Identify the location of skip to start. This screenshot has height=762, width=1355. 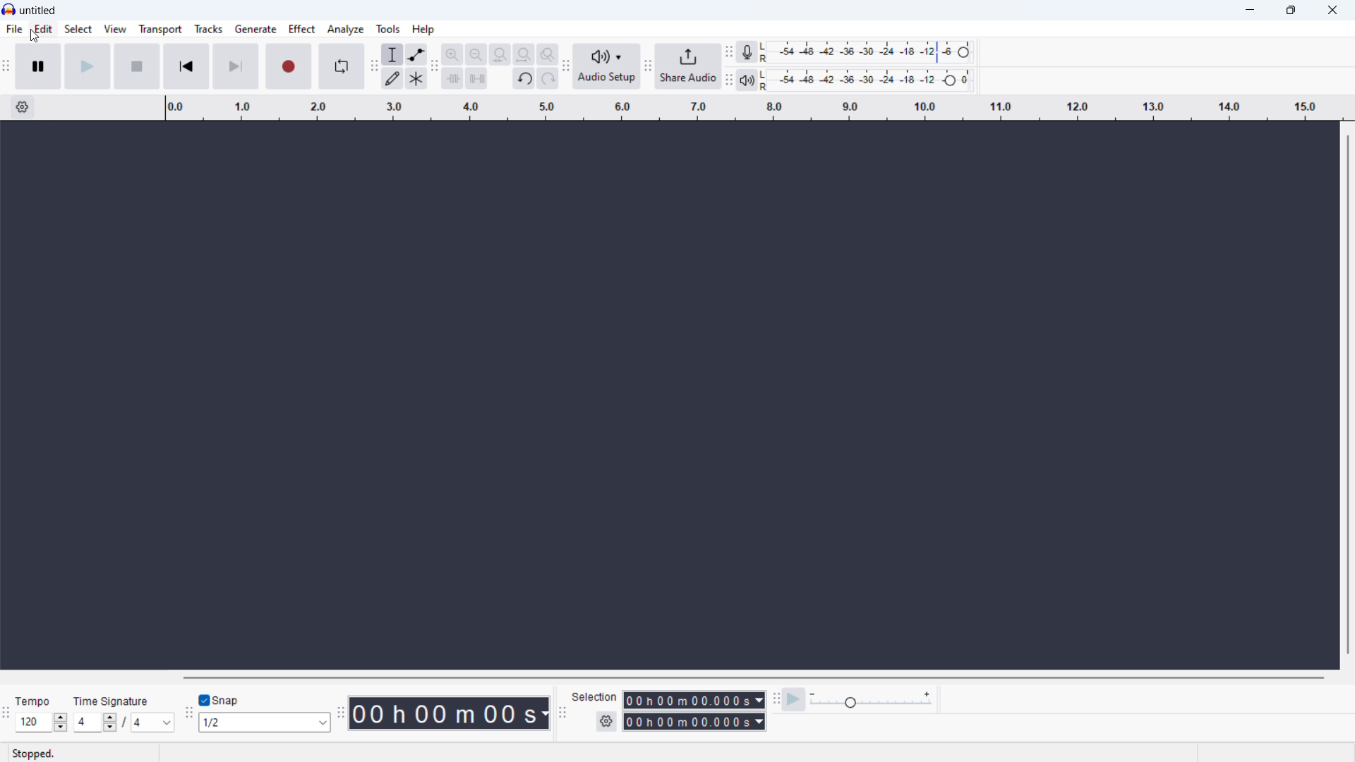
(186, 66).